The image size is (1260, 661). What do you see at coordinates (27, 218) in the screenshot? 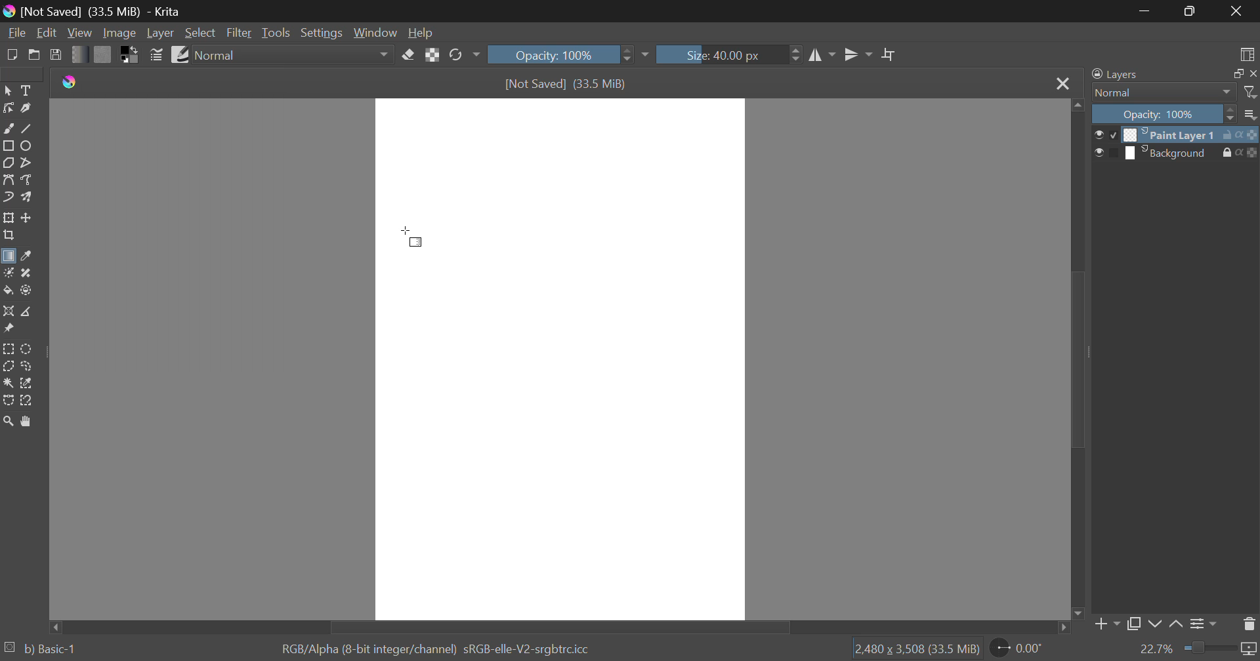
I see `Move Layer` at bounding box center [27, 218].